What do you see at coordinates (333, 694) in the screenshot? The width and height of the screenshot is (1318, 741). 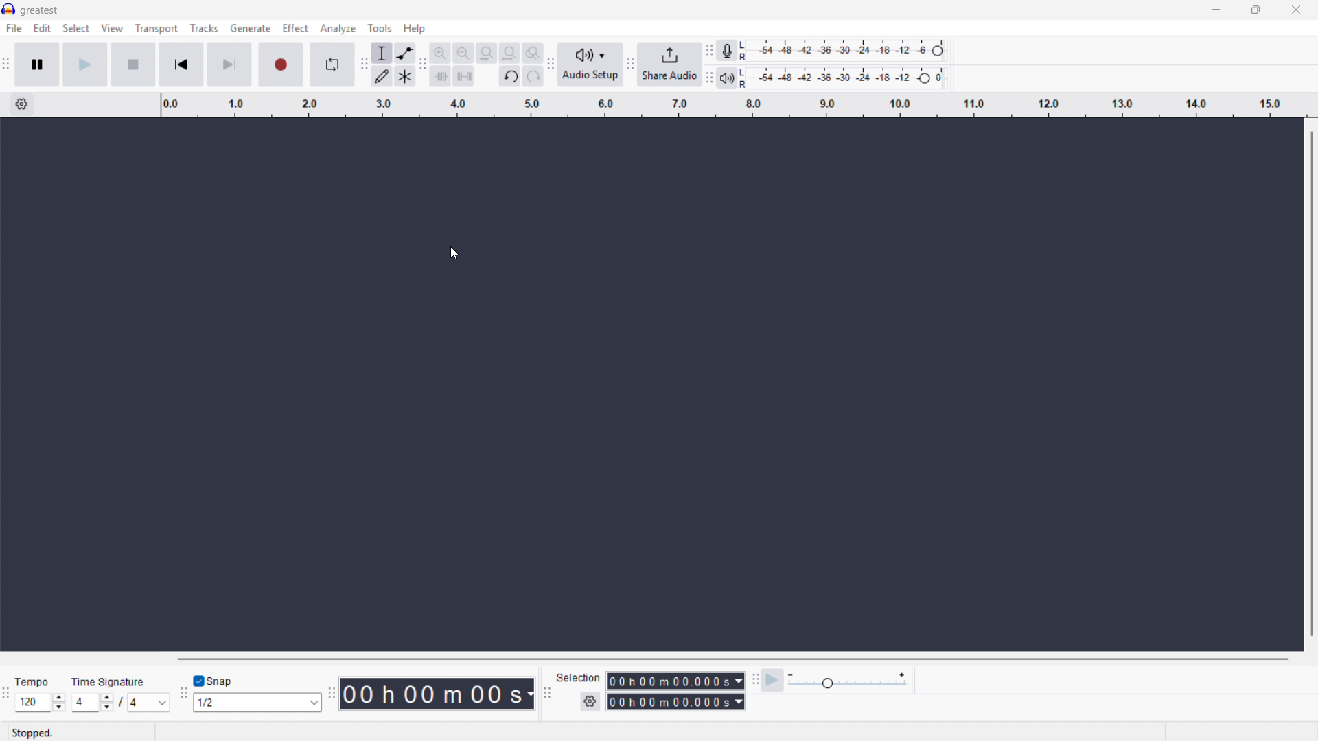 I see `Time toolbar ` at bounding box center [333, 694].